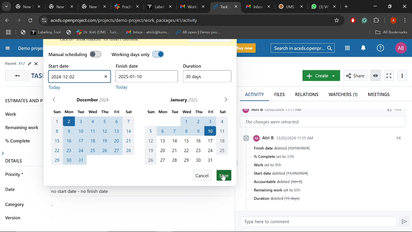 This screenshot has height=232, width=412. Describe the element at coordinates (207, 76) in the screenshot. I see `Duration` at that location.